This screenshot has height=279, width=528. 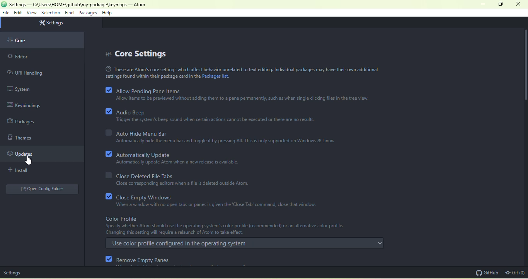 I want to click on vertical scroll bar, so click(x=525, y=69).